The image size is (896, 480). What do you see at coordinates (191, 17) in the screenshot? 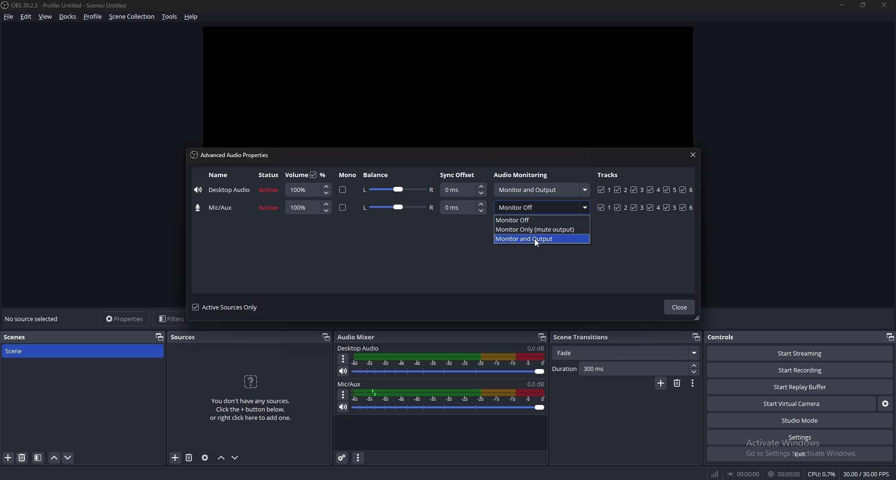
I see `help` at bounding box center [191, 17].